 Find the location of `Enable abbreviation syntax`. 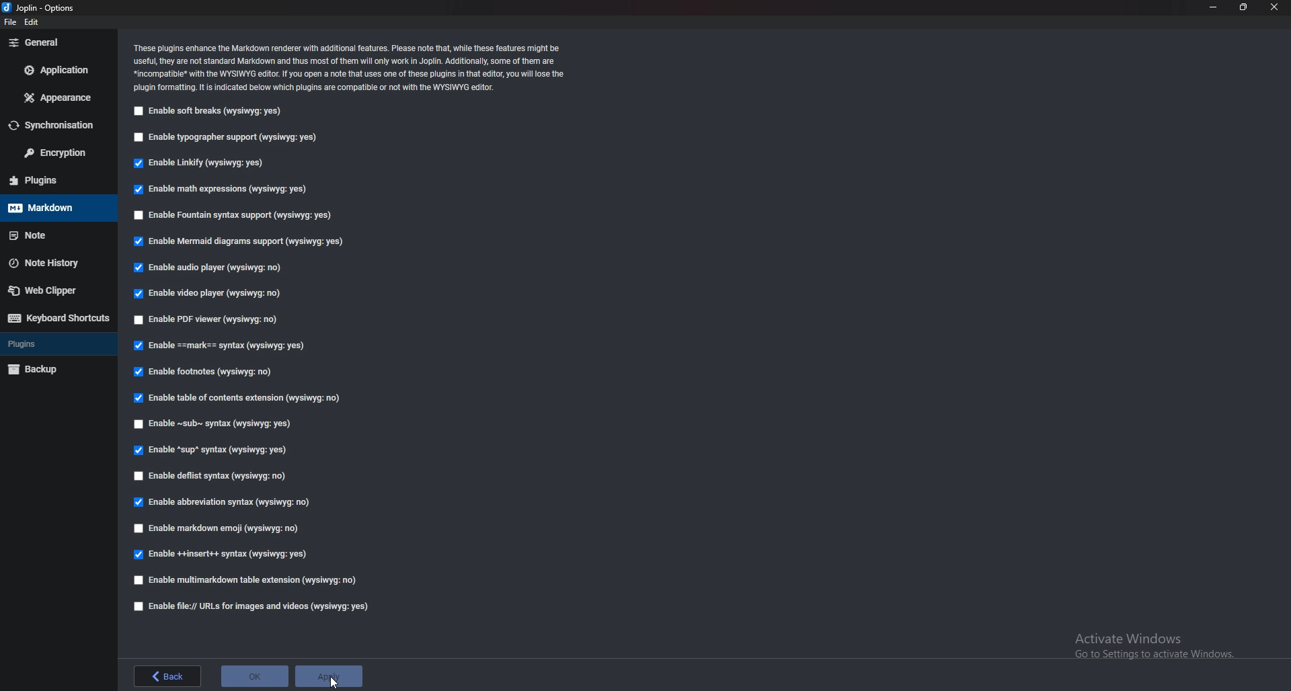

Enable abbreviation syntax is located at coordinates (226, 501).